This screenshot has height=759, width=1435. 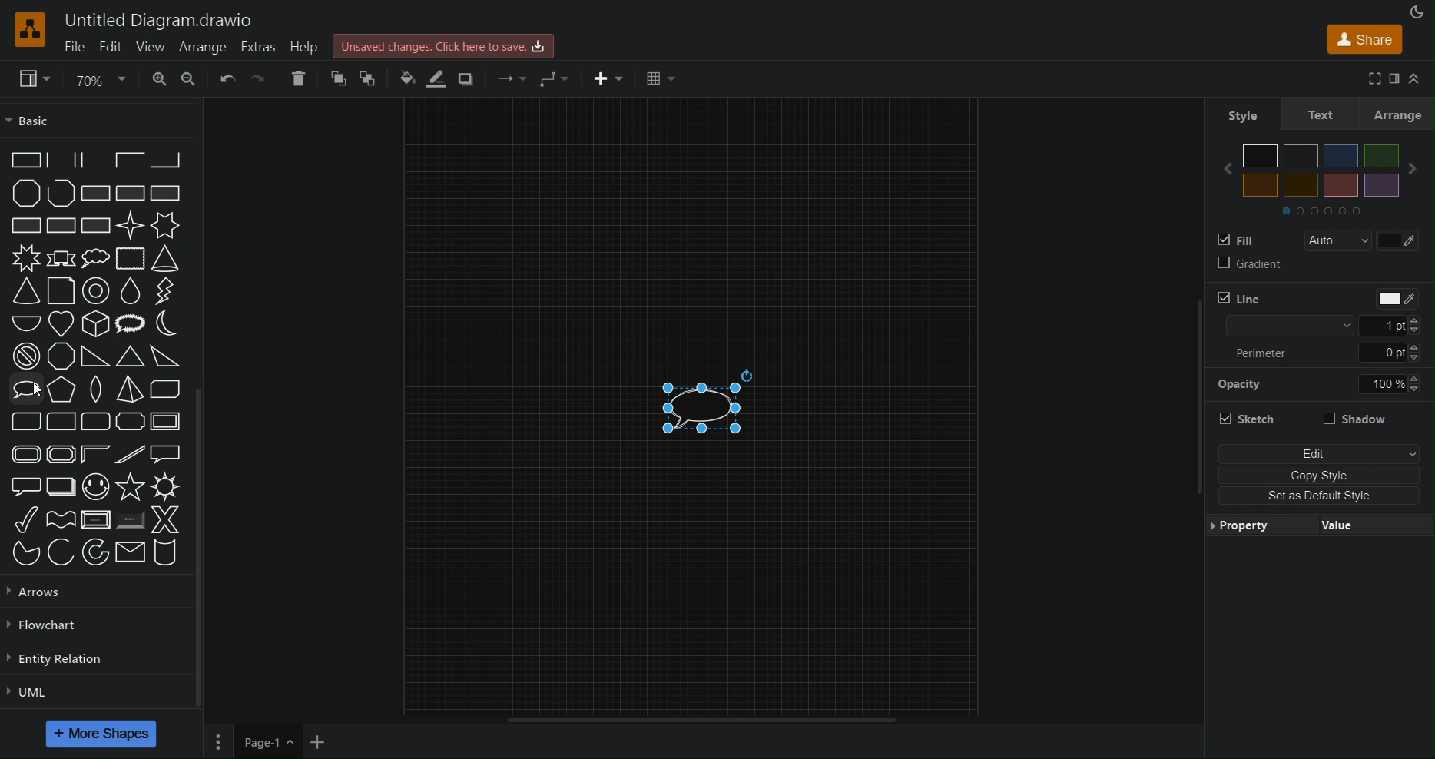 I want to click on Orthogonal Triangle, so click(x=94, y=356).